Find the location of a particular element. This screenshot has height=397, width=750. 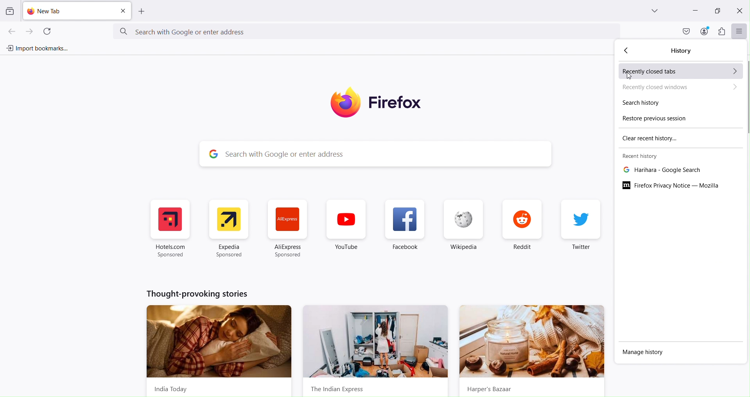

Search with google or enter address is located at coordinates (389, 154).